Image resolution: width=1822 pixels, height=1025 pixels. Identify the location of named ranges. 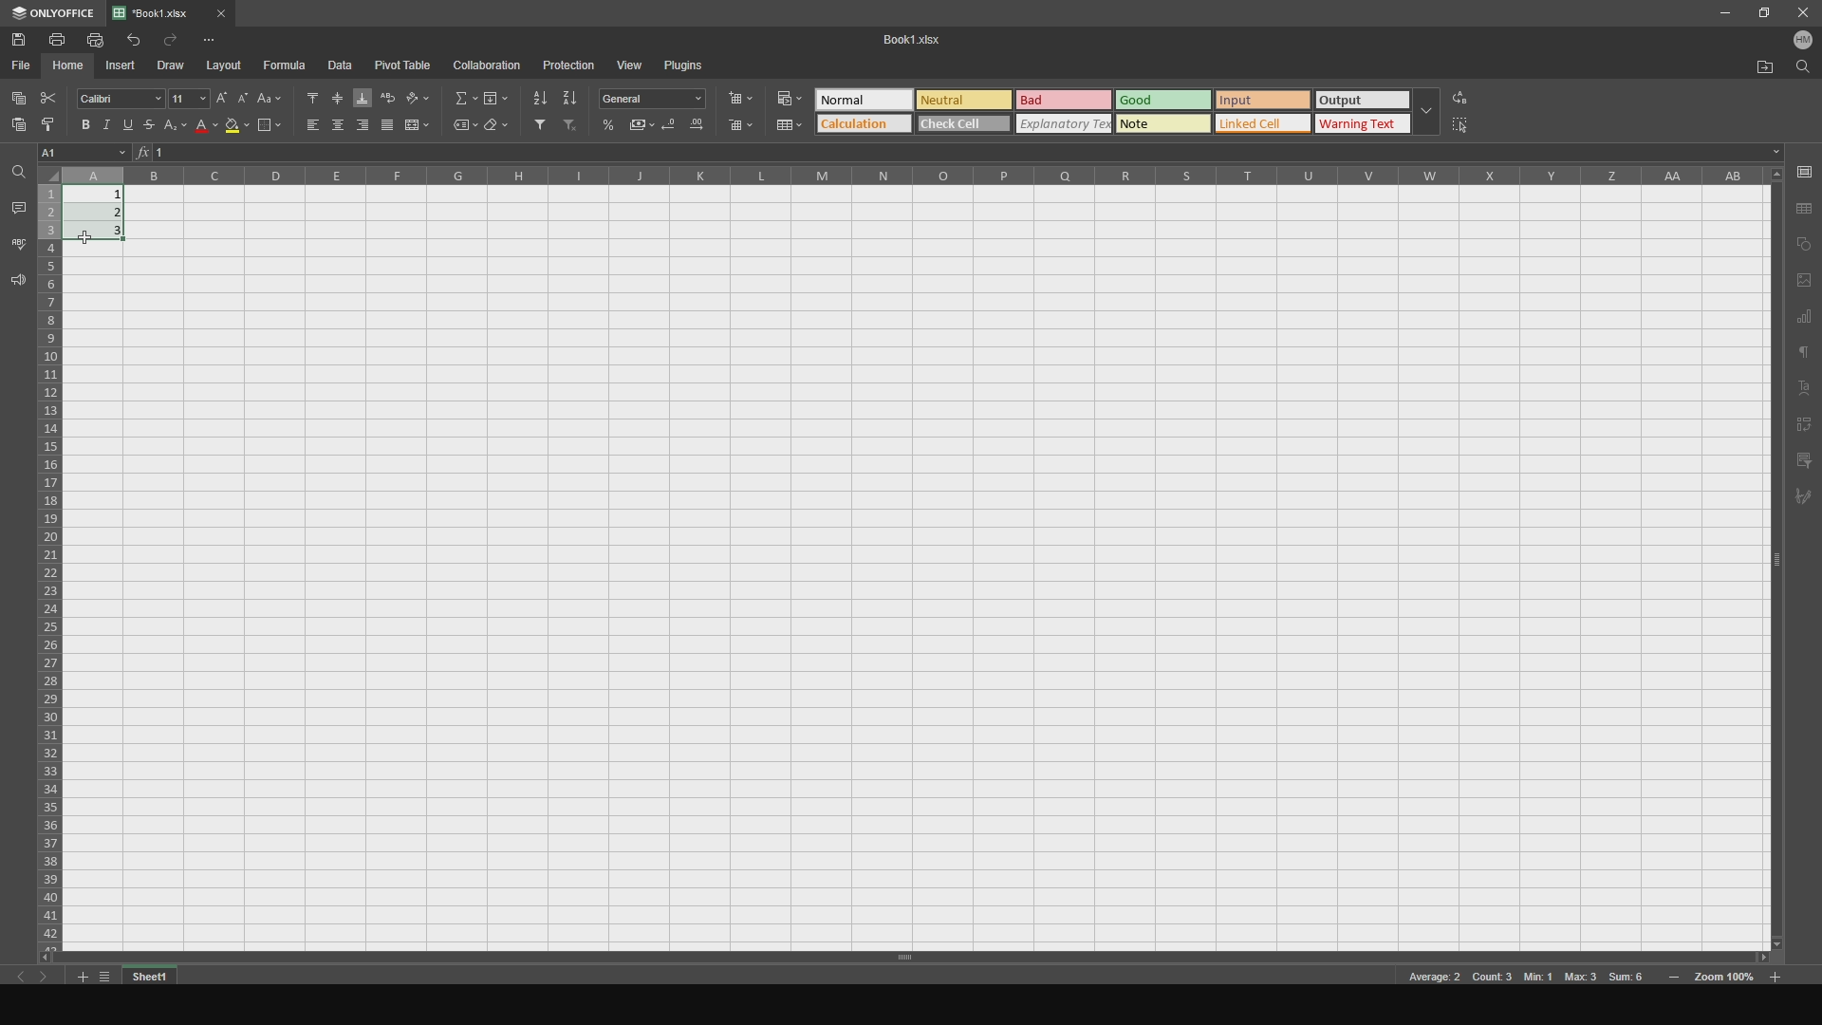
(458, 126).